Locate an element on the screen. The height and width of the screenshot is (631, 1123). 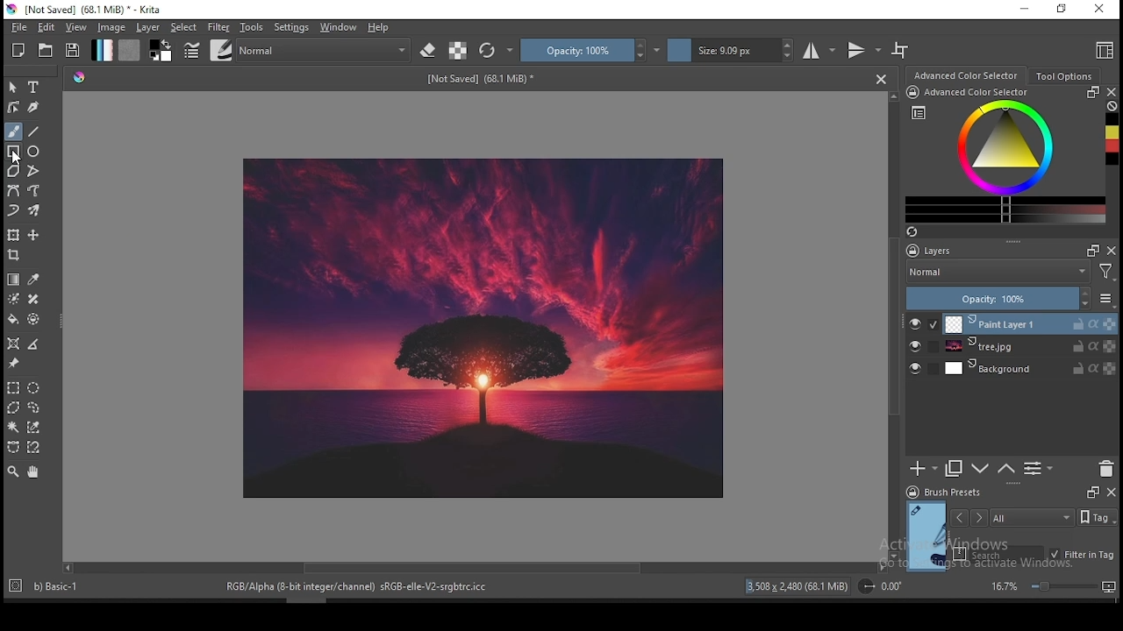
Frame is located at coordinates (1091, 250).